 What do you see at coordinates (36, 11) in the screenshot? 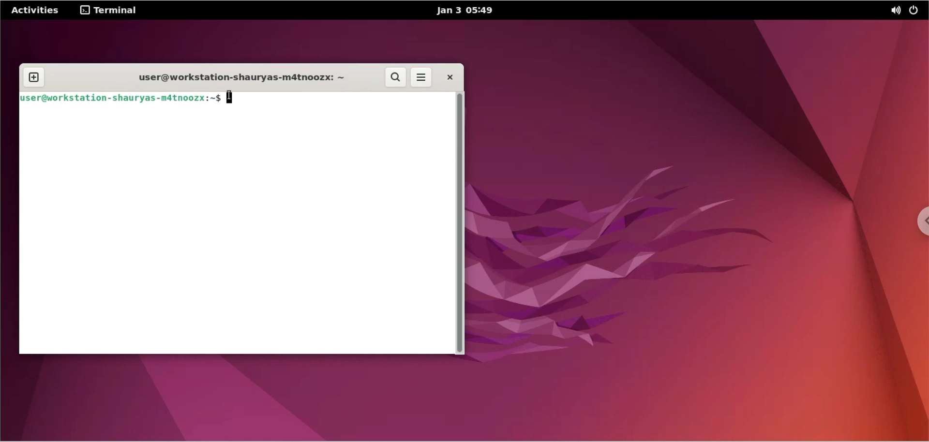
I see `Activities` at bounding box center [36, 11].